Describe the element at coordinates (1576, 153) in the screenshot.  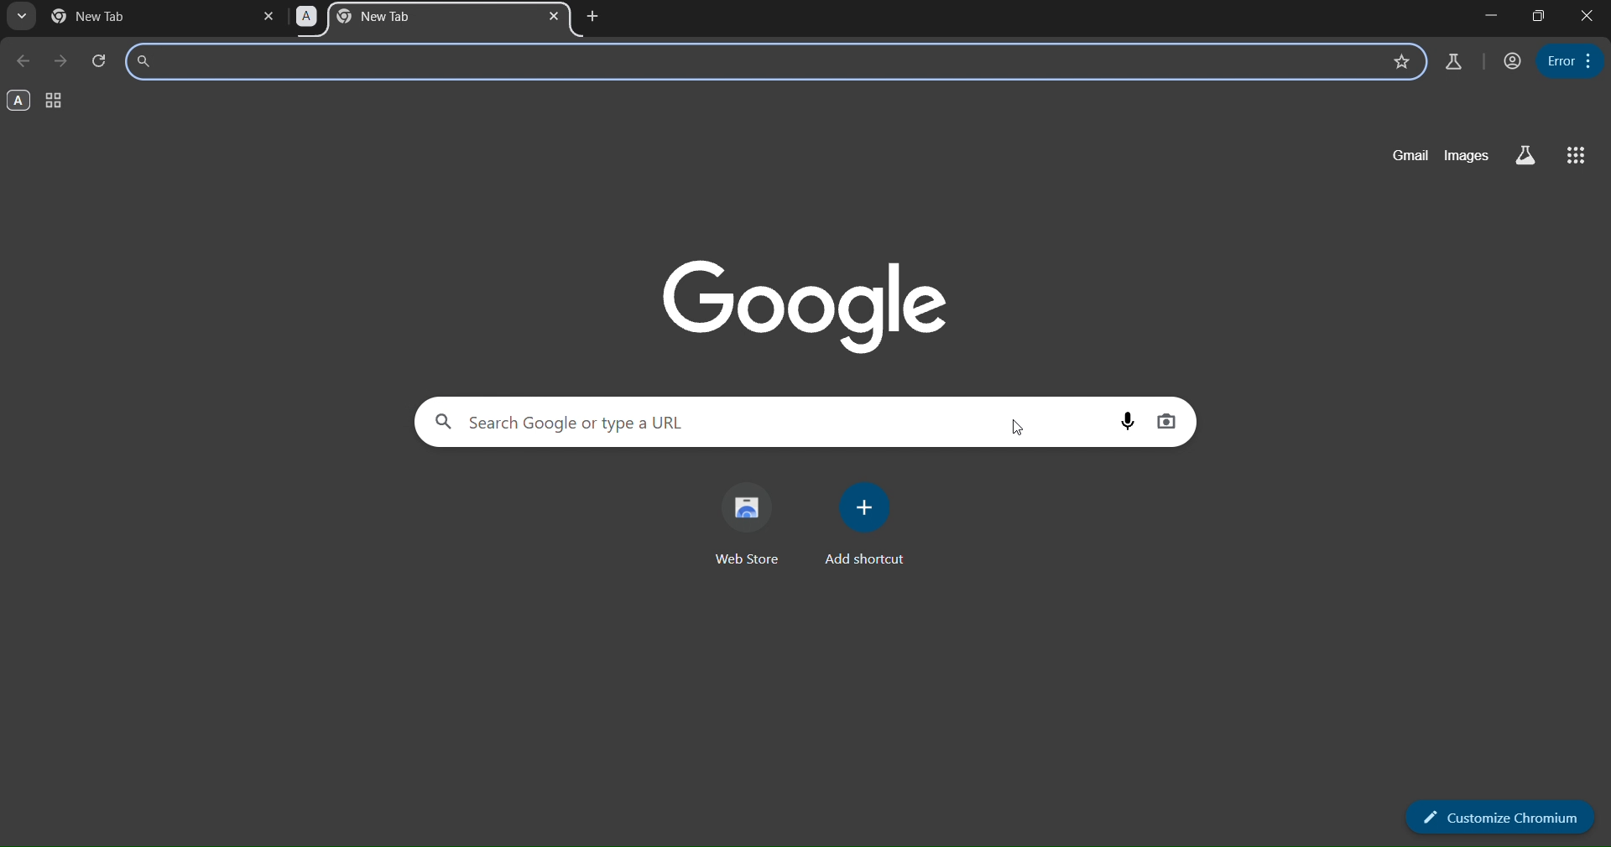
I see `google apps` at that location.